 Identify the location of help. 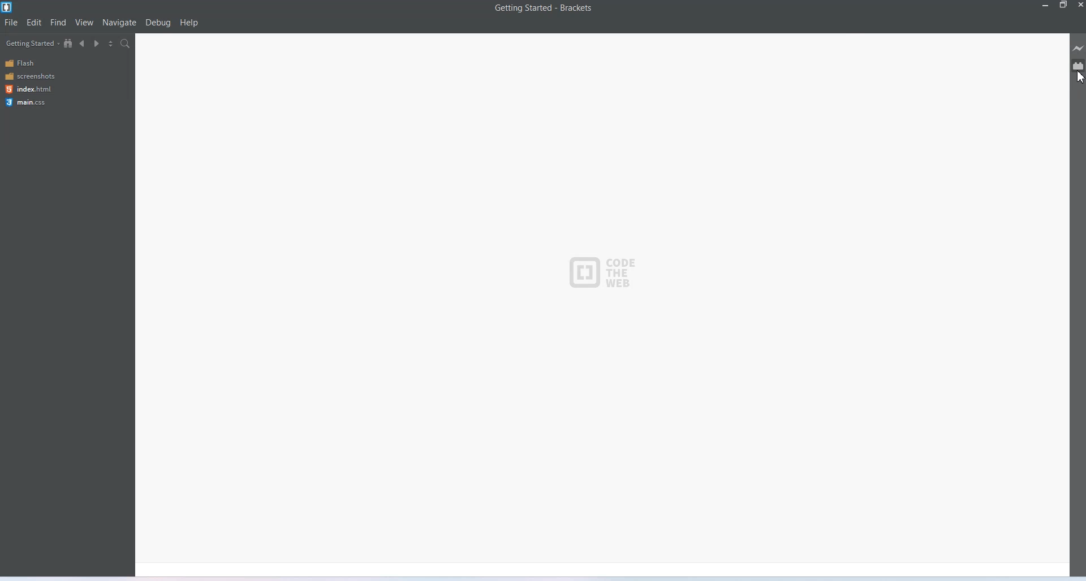
(189, 23).